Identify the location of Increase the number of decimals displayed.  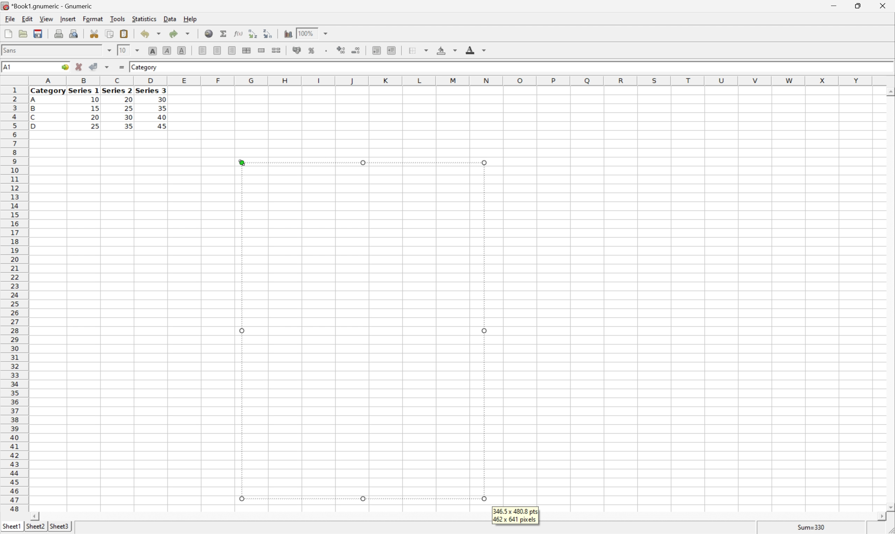
(342, 50).